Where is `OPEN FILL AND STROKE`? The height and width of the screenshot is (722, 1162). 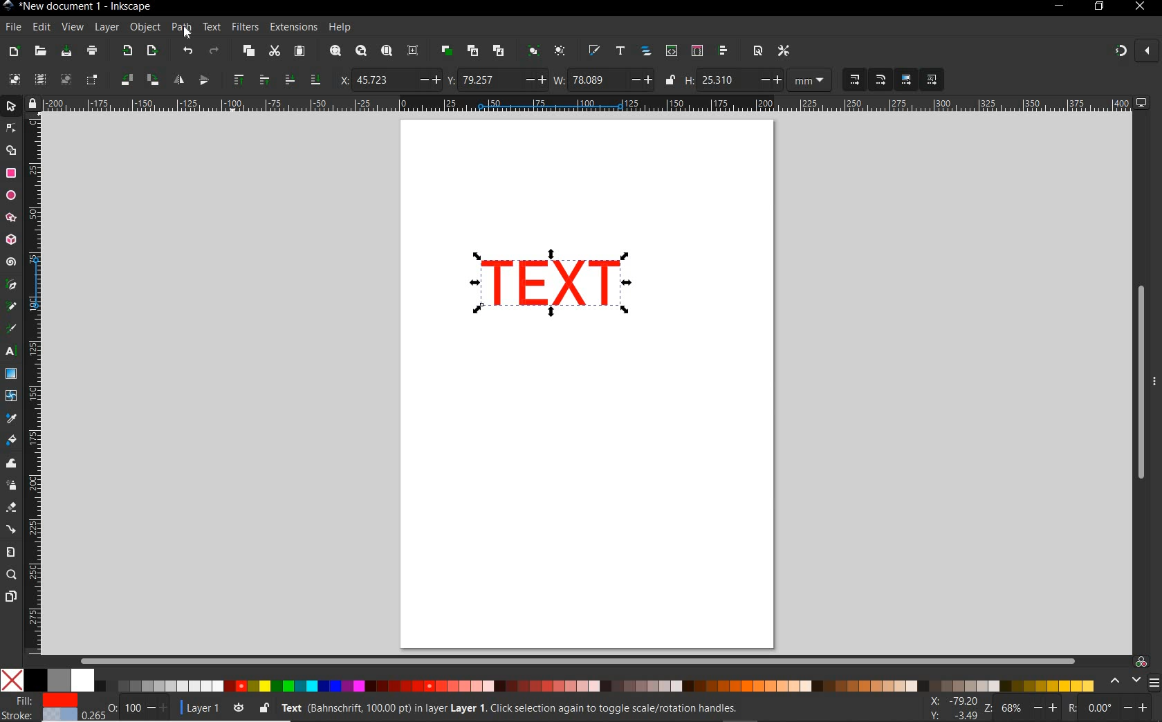
OPEN FILL AND STROKE is located at coordinates (593, 51).